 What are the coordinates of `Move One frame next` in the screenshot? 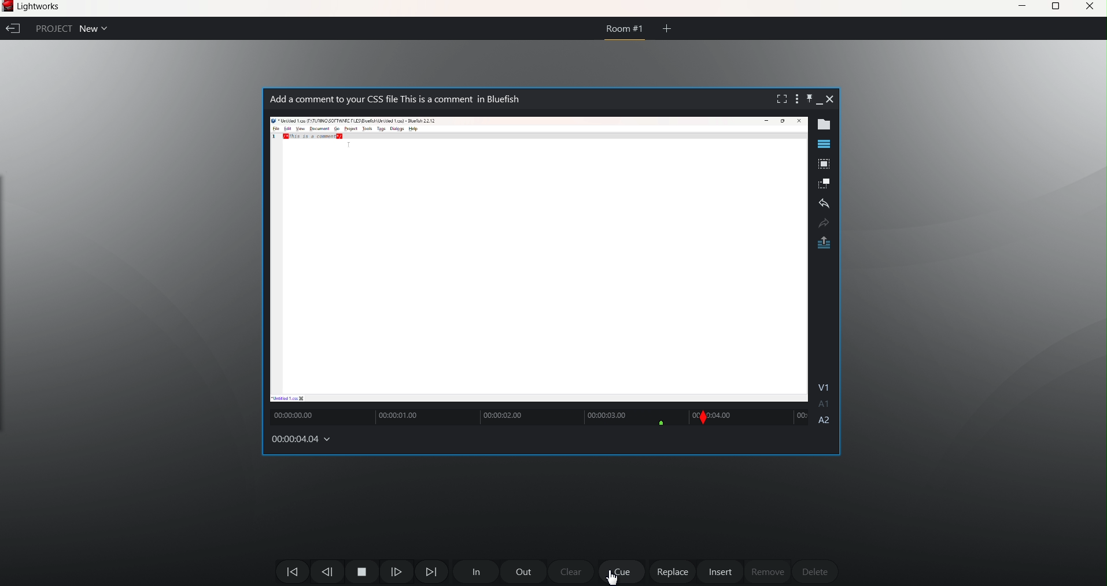 It's located at (397, 573).